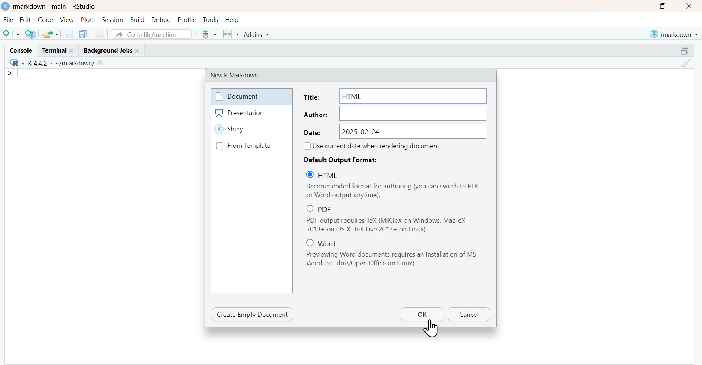  I want to click on open an existing file, so click(50, 34).